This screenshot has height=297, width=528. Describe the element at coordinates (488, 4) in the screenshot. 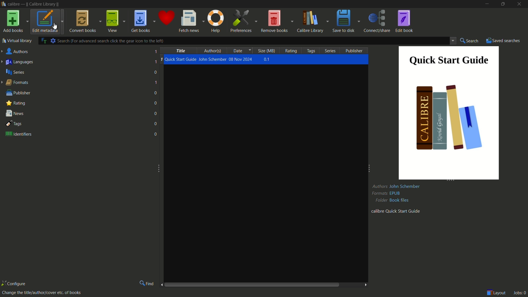

I see `minimize` at that location.